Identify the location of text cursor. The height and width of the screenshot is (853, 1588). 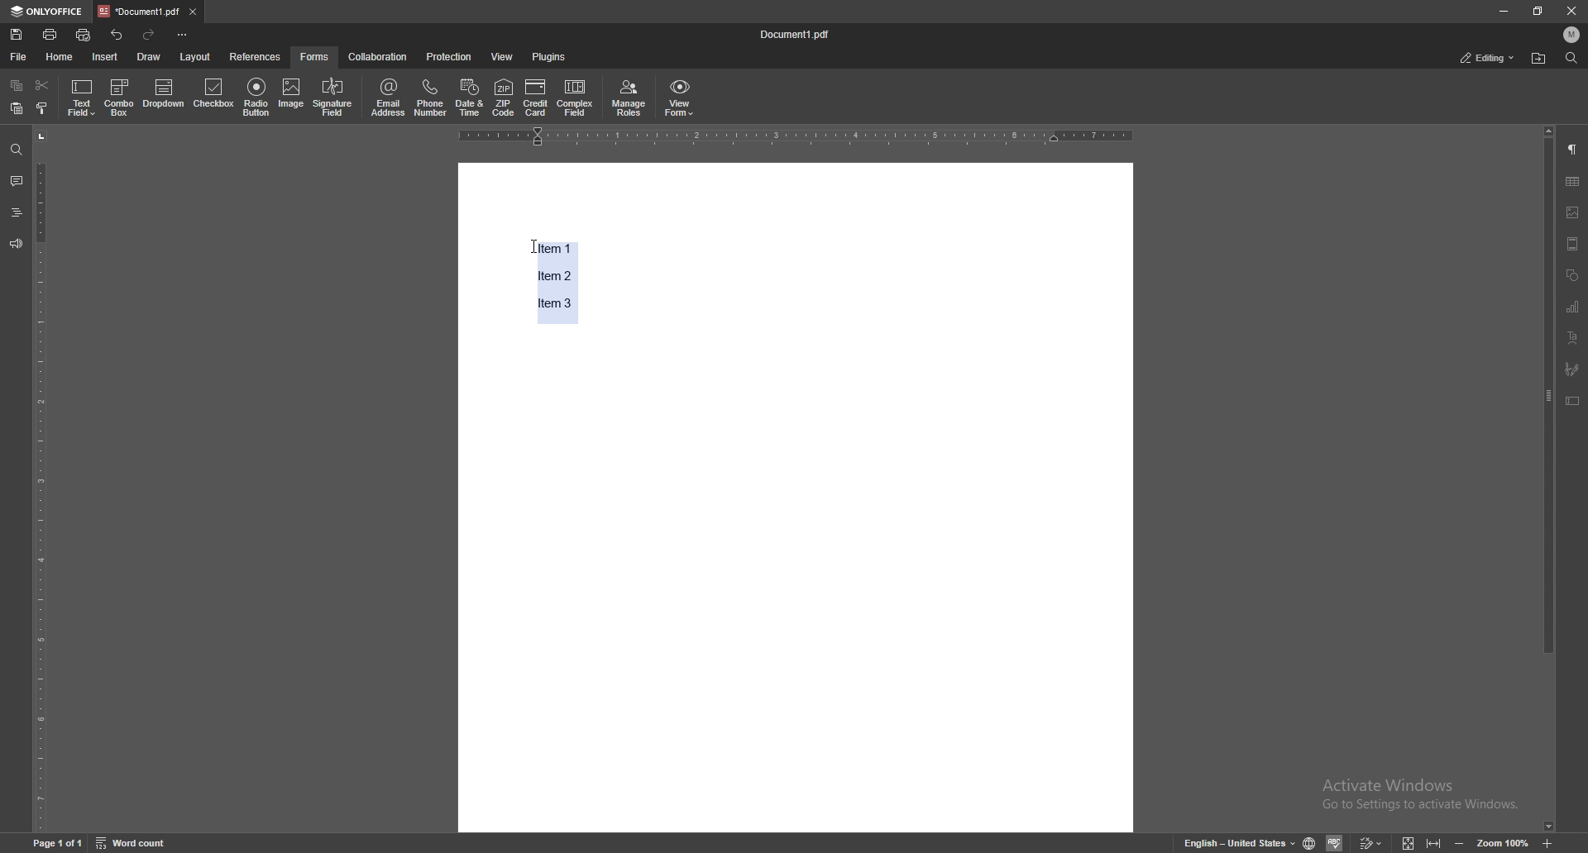
(521, 236).